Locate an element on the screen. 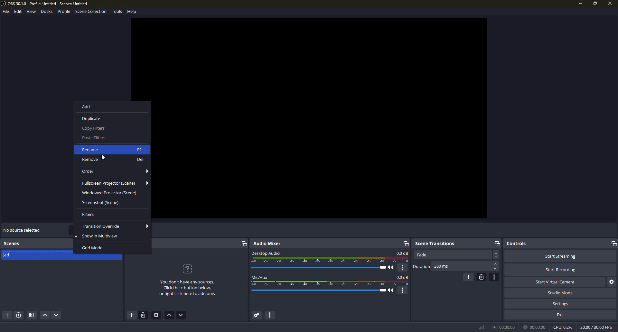 The width and height of the screenshot is (618, 332). no source selected is located at coordinates (22, 229).